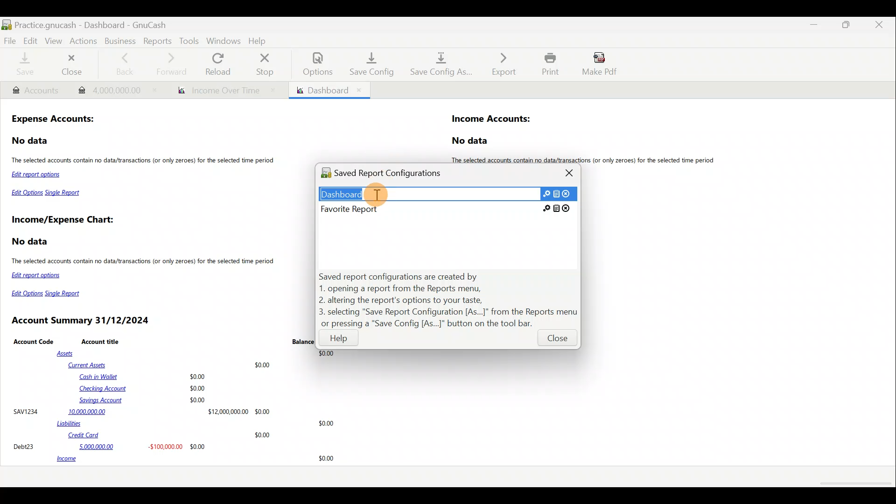 The image size is (896, 504). Describe the element at coordinates (124, 63) in the screenshot. I see `Back` at that location.